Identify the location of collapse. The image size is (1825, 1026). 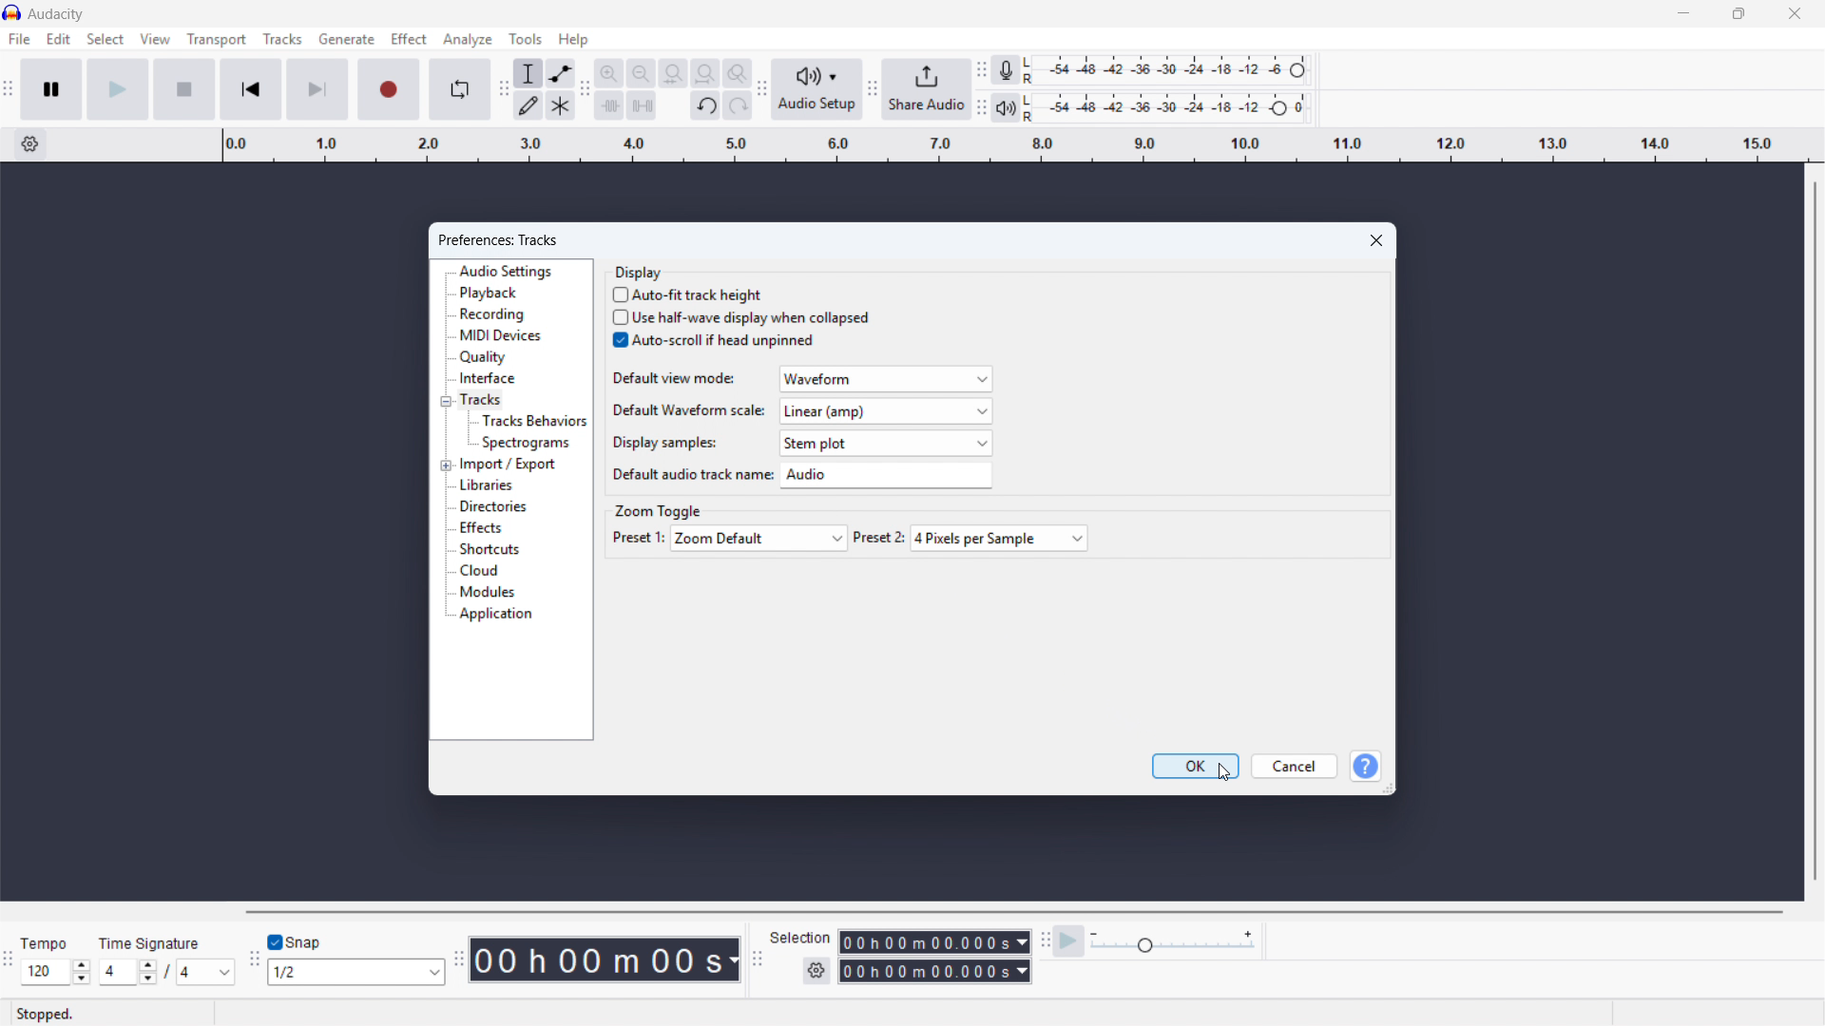
(445, 402).